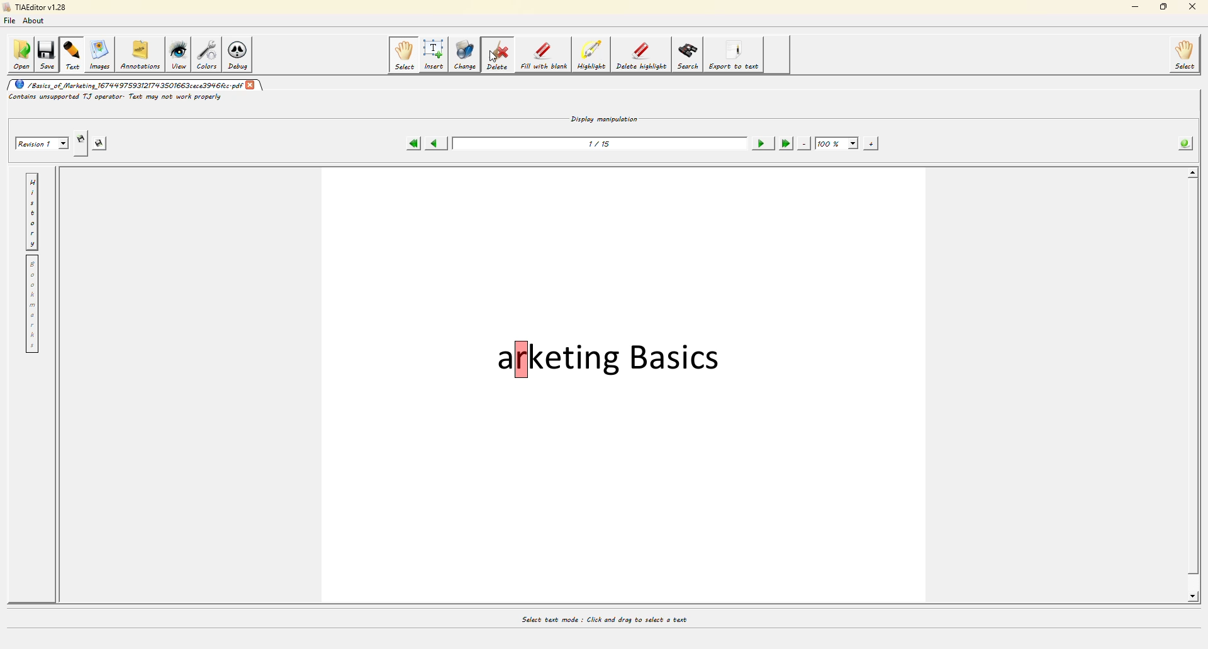 This screenshot has width=1208, height=649. I want to click on revision, so click(40, 142).